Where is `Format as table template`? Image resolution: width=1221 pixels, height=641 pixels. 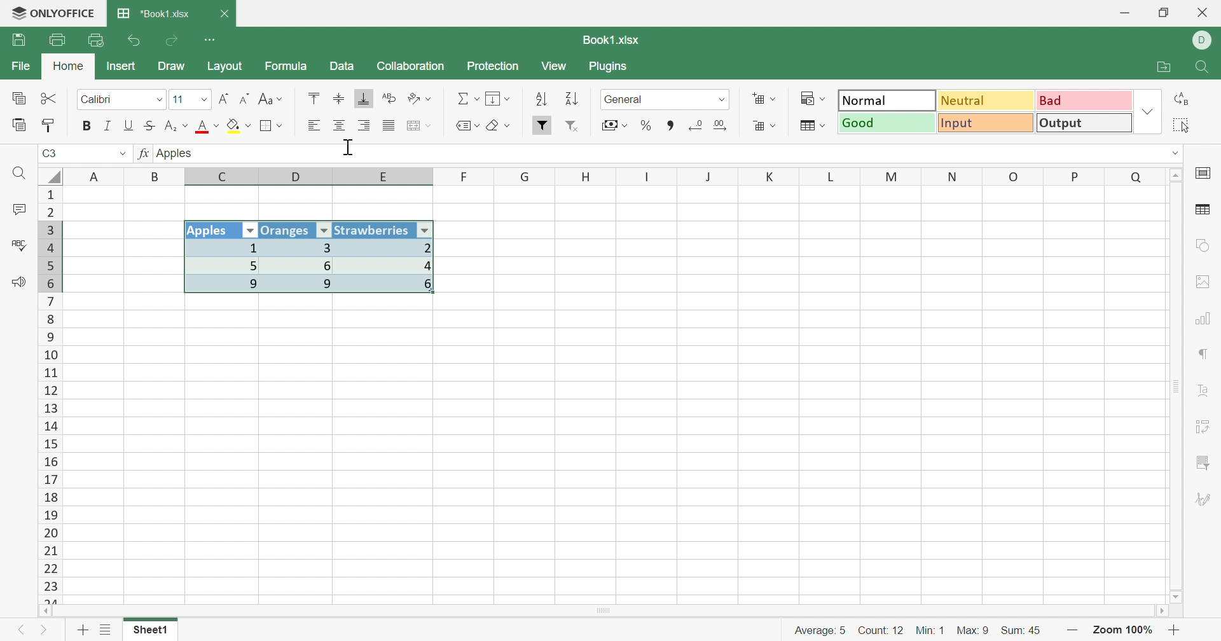
Format as table template is located at coordinates (811, 126).